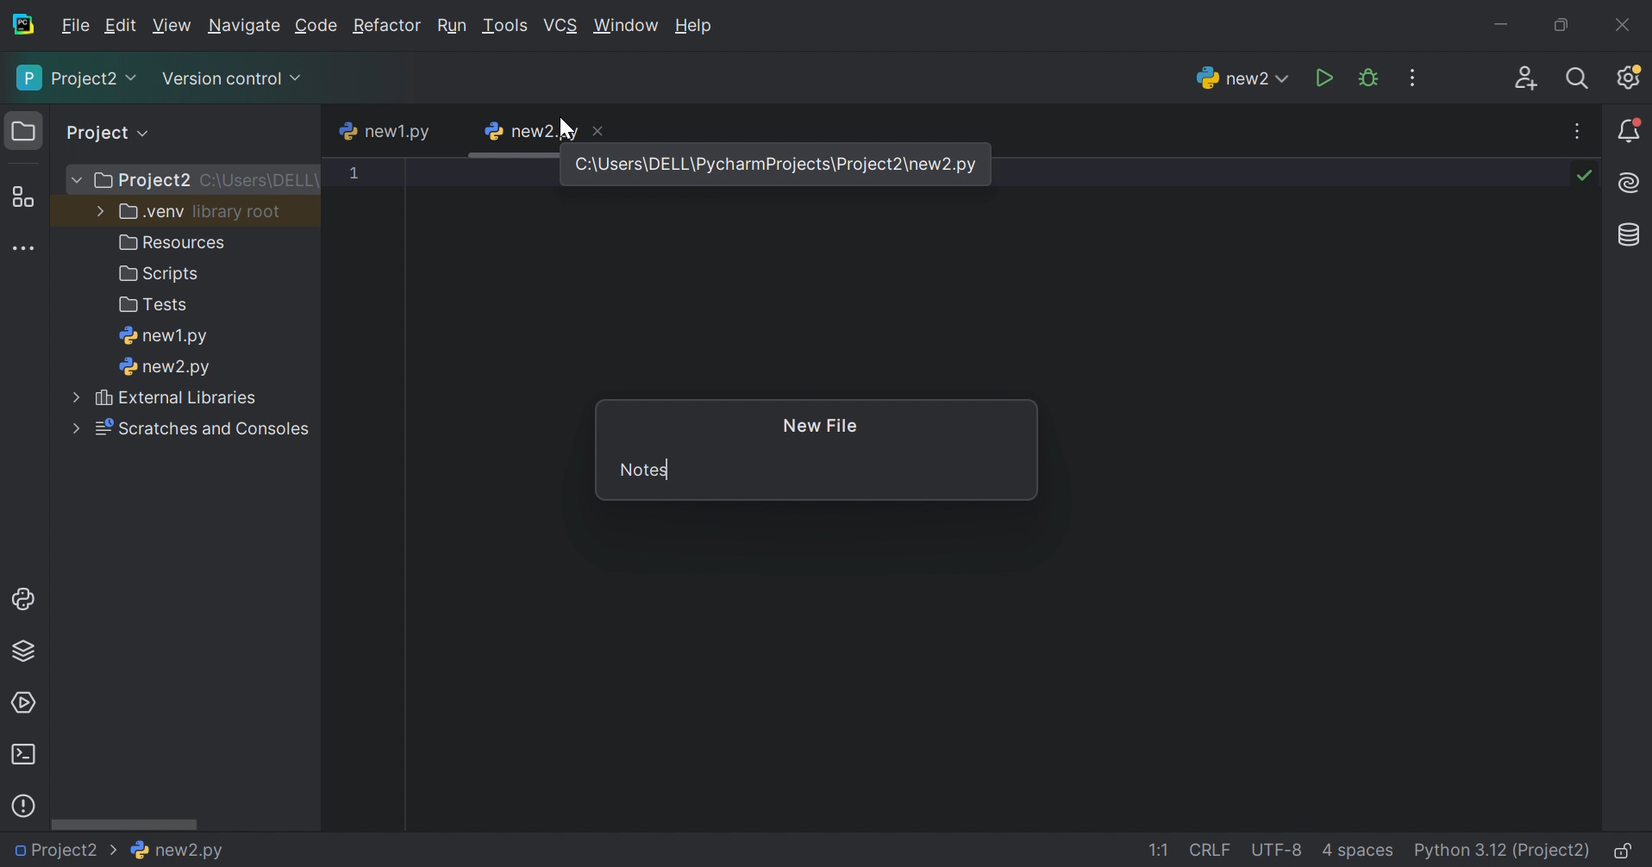 The width and height of the screenshot is (1652, 867). What do you see at coordinates (166, 337) in the screenshot?
I see `new1.py` at bounding box center [166, 337].